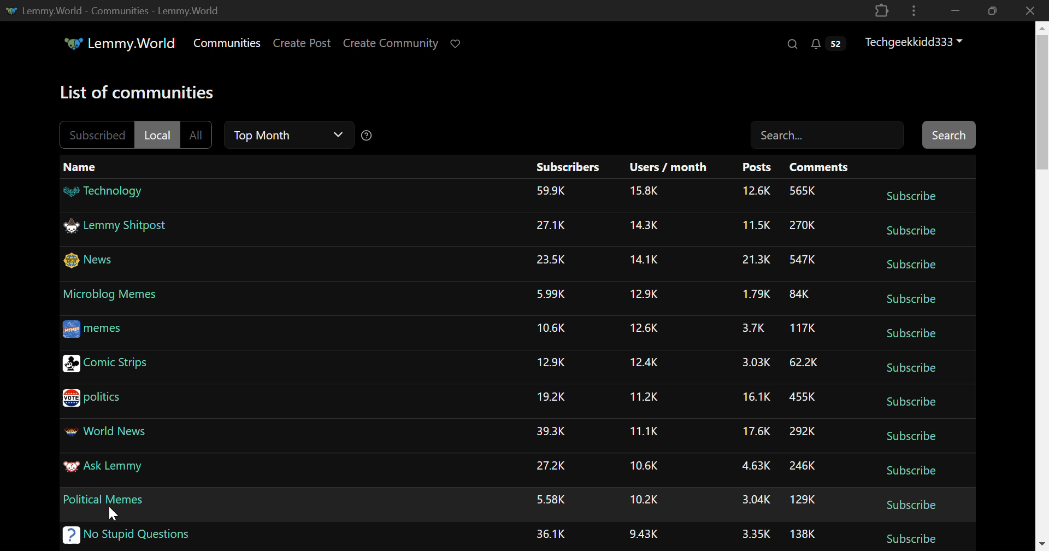 This screenshot has height=551, width=1049. Describe the element at coordinates (391, 43) in the screenshot. I see `Create Community Page Link` at that location.